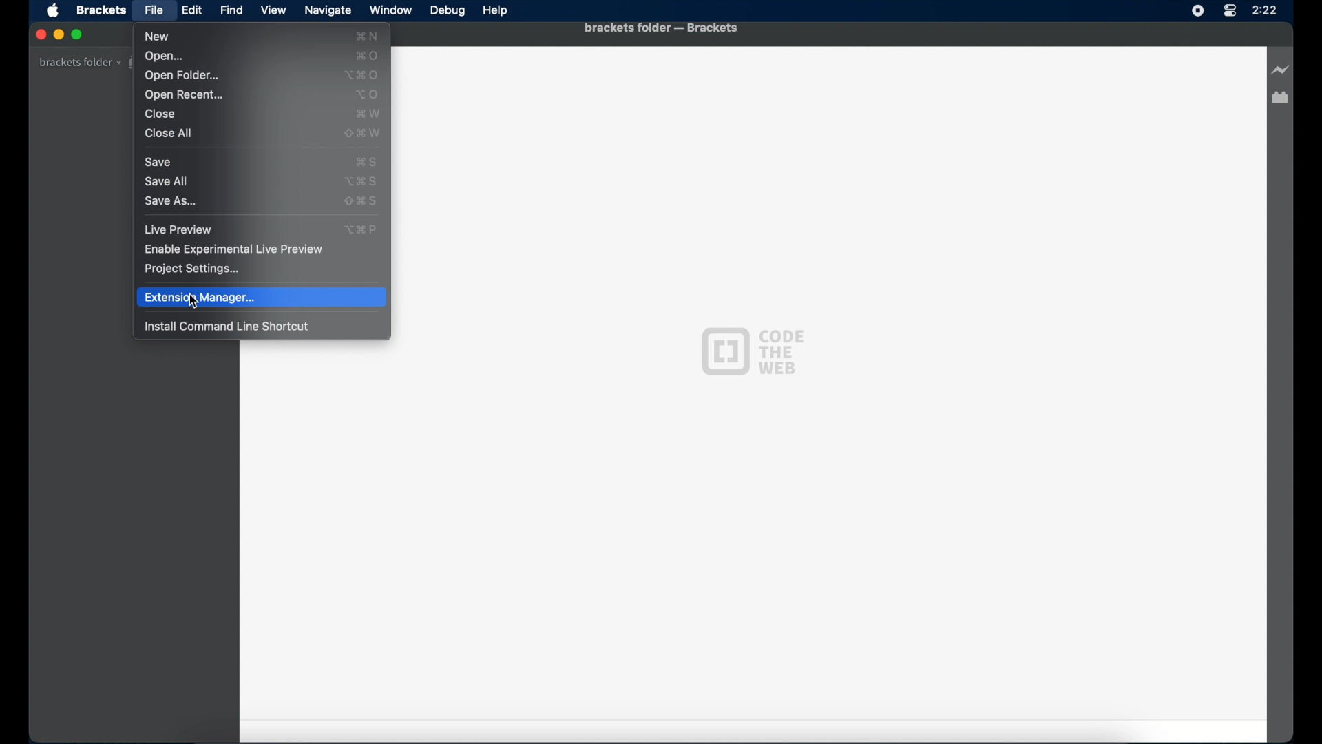 This screenshot has height=744, width=1322. Describe the element at coordinates (178, 230) in the screenshot. I see `live preview` at that location.